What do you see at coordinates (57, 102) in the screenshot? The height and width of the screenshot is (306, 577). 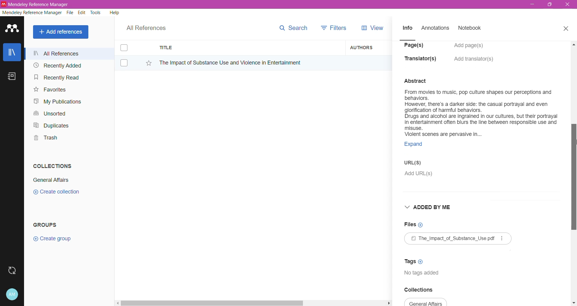 I see `My Publications` at bounding box center [57, 102].